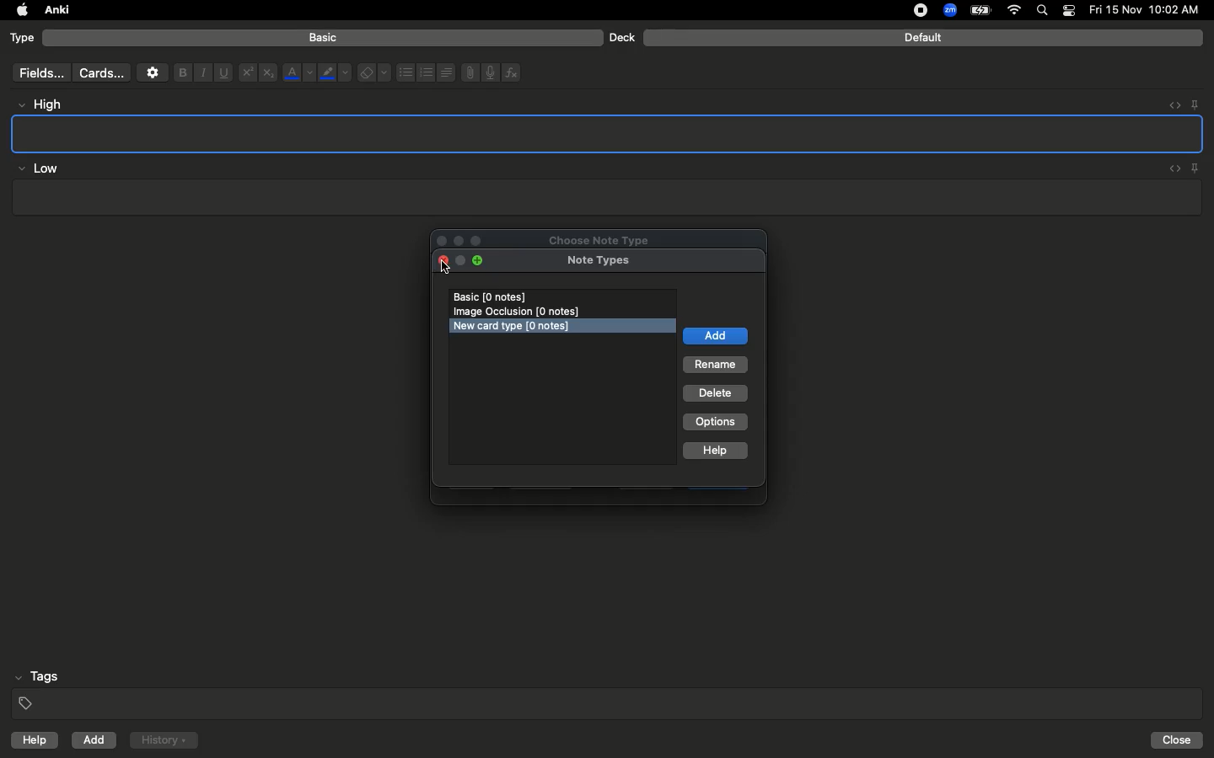 This screenshot has height=758, width=1214. I want to click on Delete, so click(716, 394).